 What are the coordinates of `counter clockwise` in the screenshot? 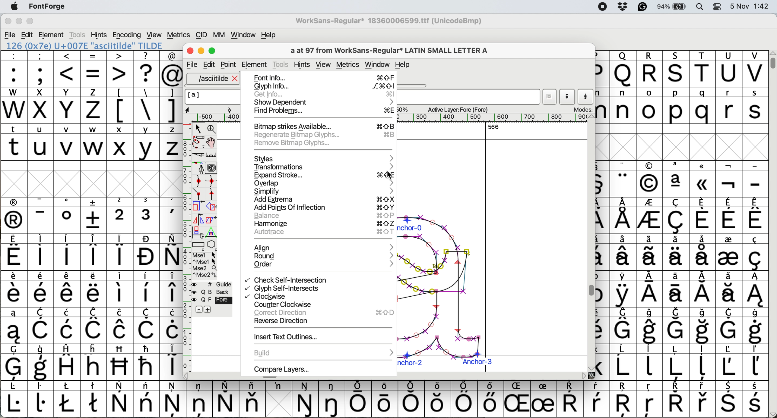 It's located at (317, 305).